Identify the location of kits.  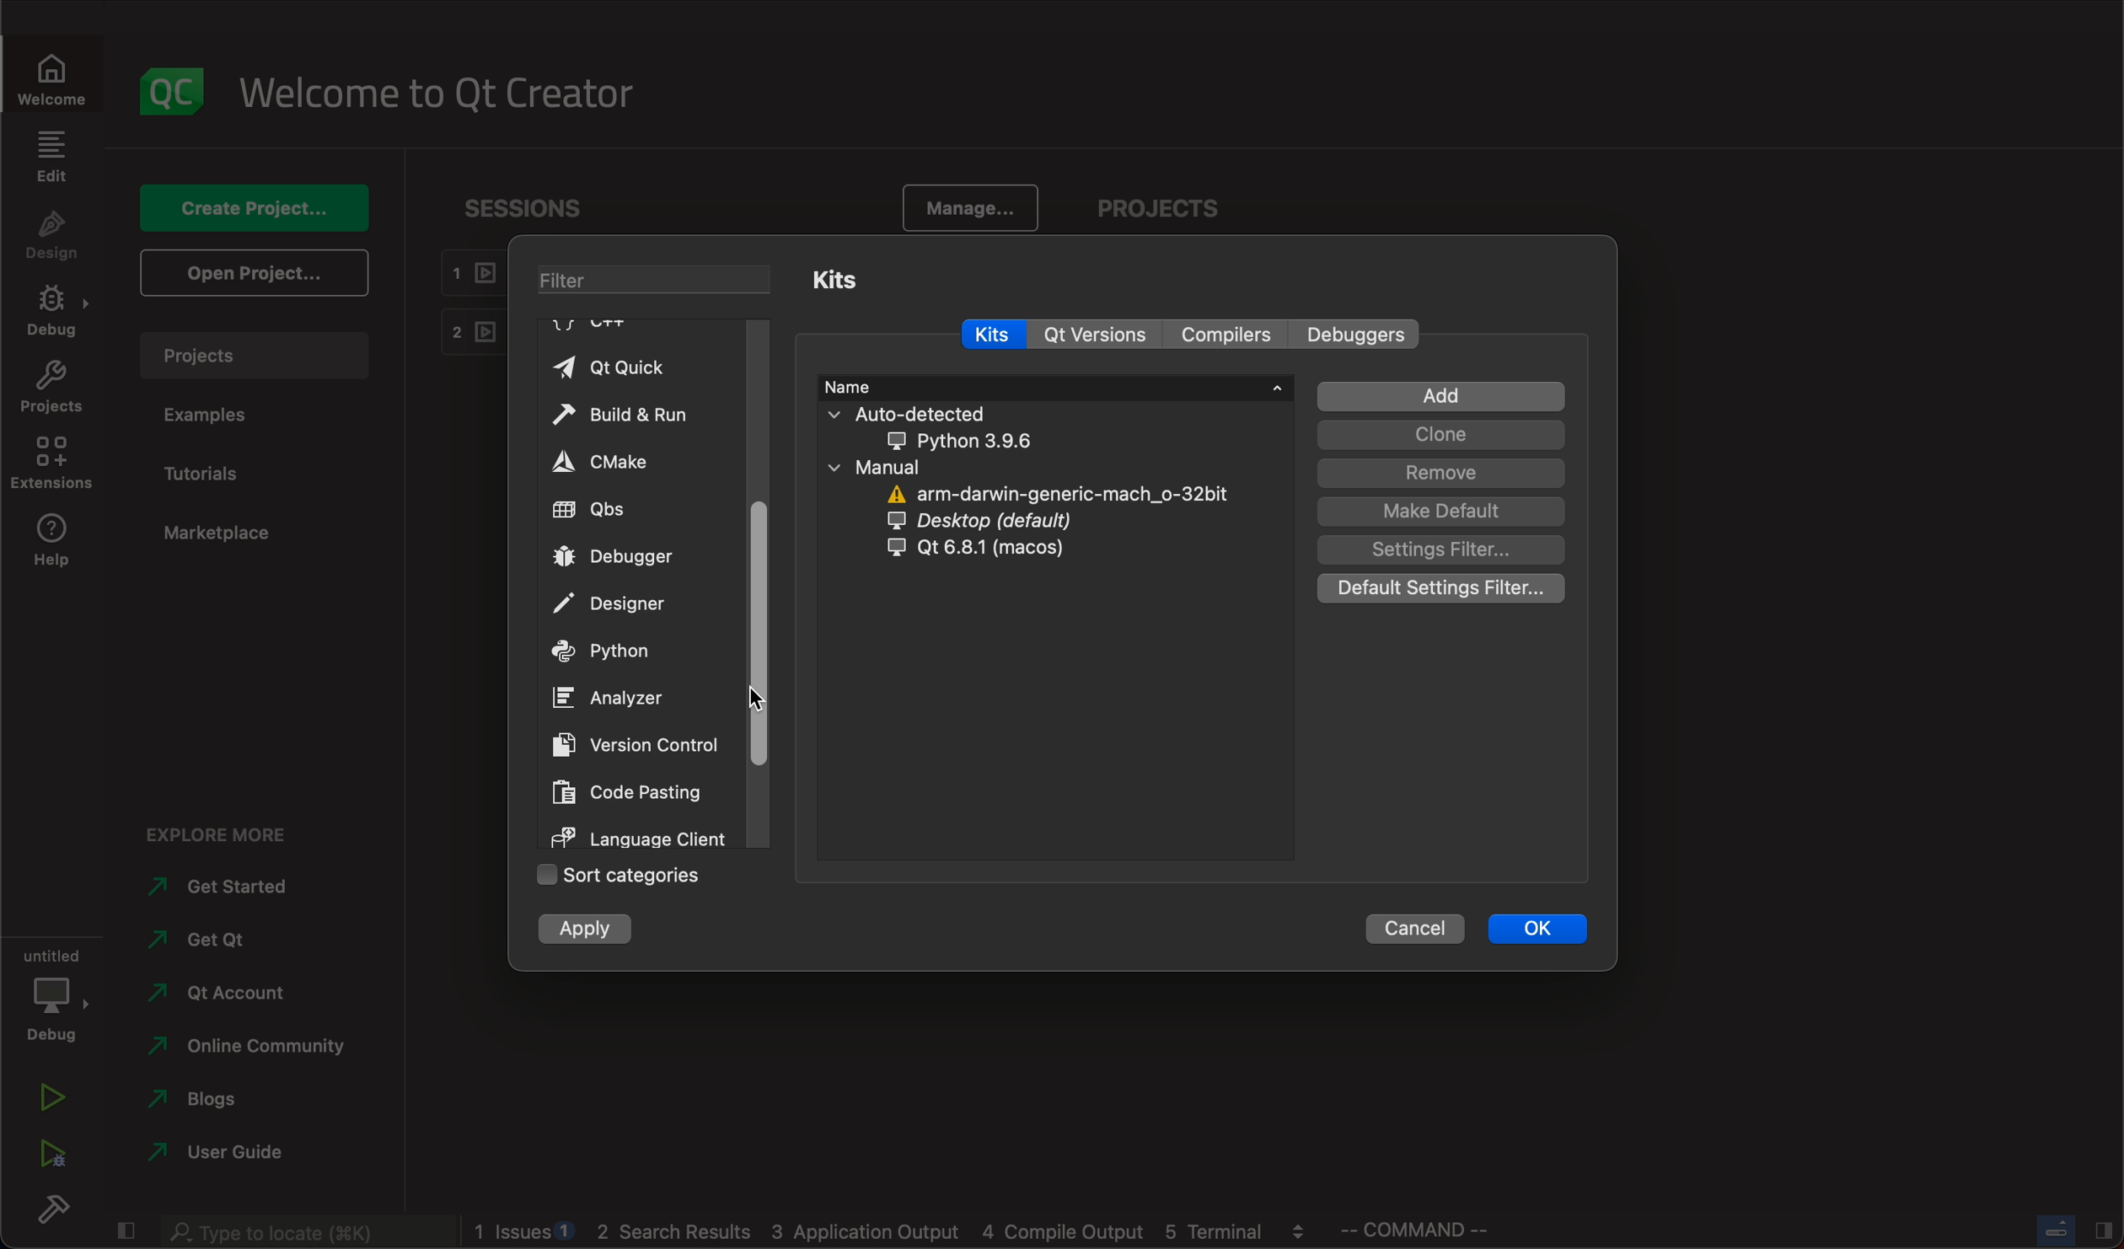
(841, 285).